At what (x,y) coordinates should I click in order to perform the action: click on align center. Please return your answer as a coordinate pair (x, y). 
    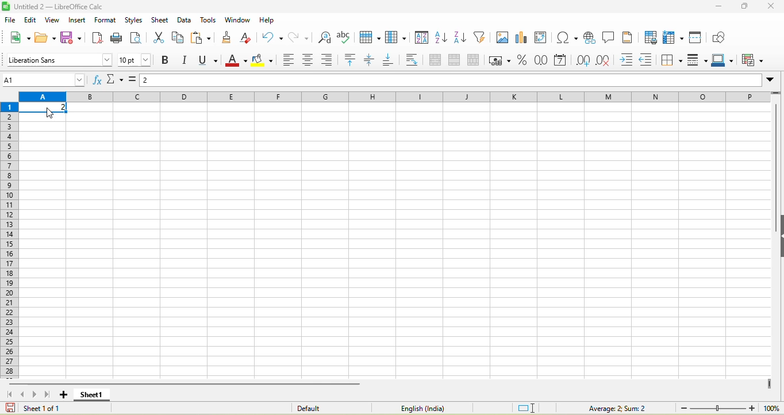
    Looking at the image, I should click on (312, 61).